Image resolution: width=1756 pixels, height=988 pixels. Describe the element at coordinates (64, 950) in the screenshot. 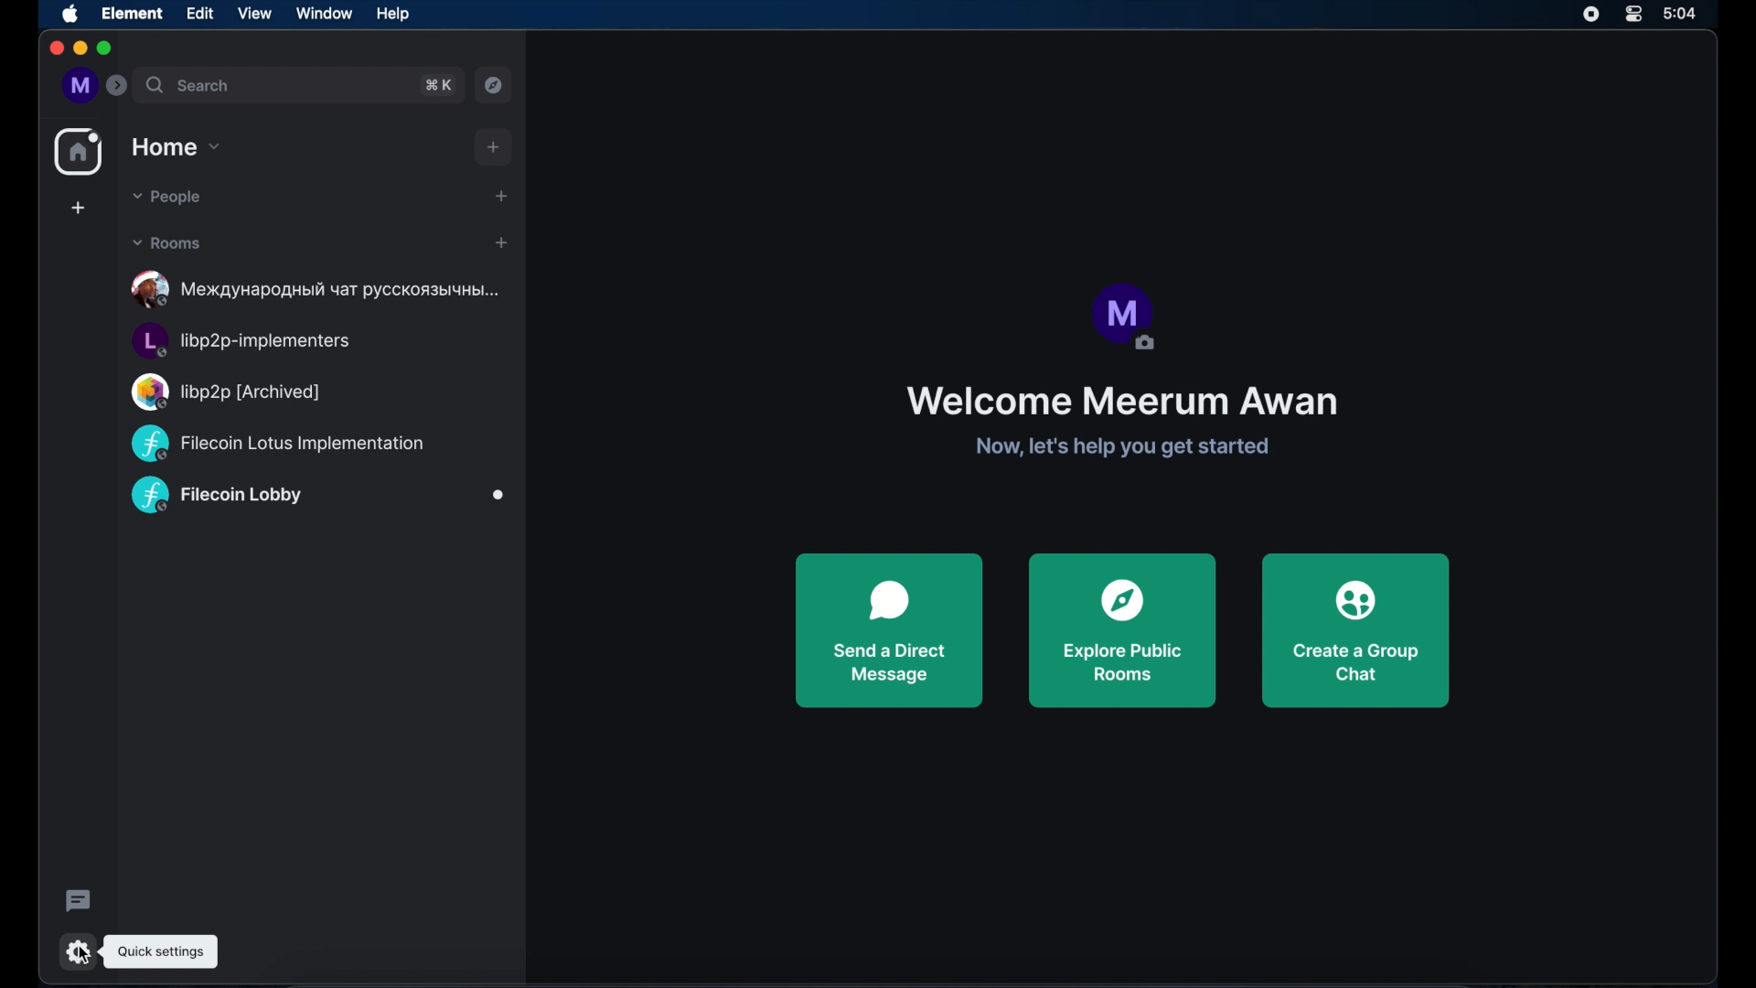

I see `cursor` at that location.